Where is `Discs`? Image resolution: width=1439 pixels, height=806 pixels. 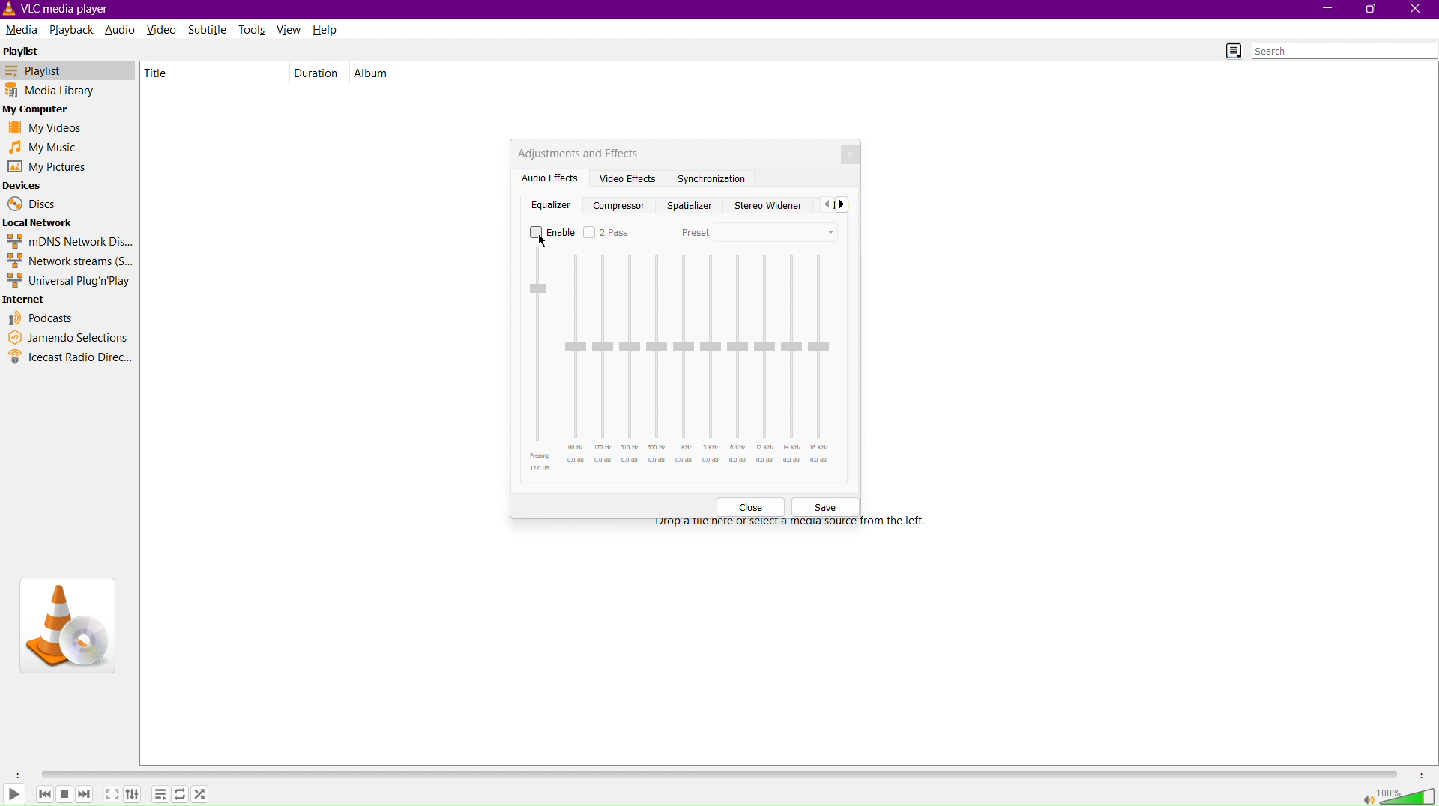 Discs is located at coordinates (27, 205).